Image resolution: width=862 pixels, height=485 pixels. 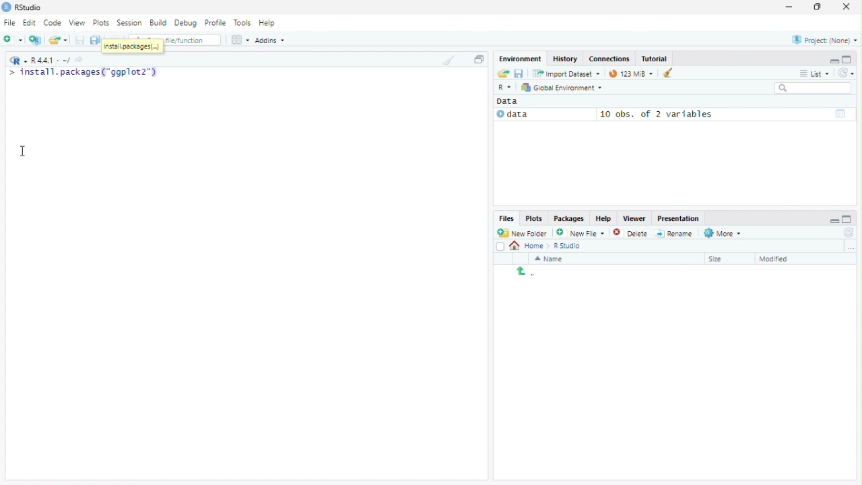 What do you see at coordinates (130, 22) in the screenshot?
I see `Session` at bounding box center [130, 22].